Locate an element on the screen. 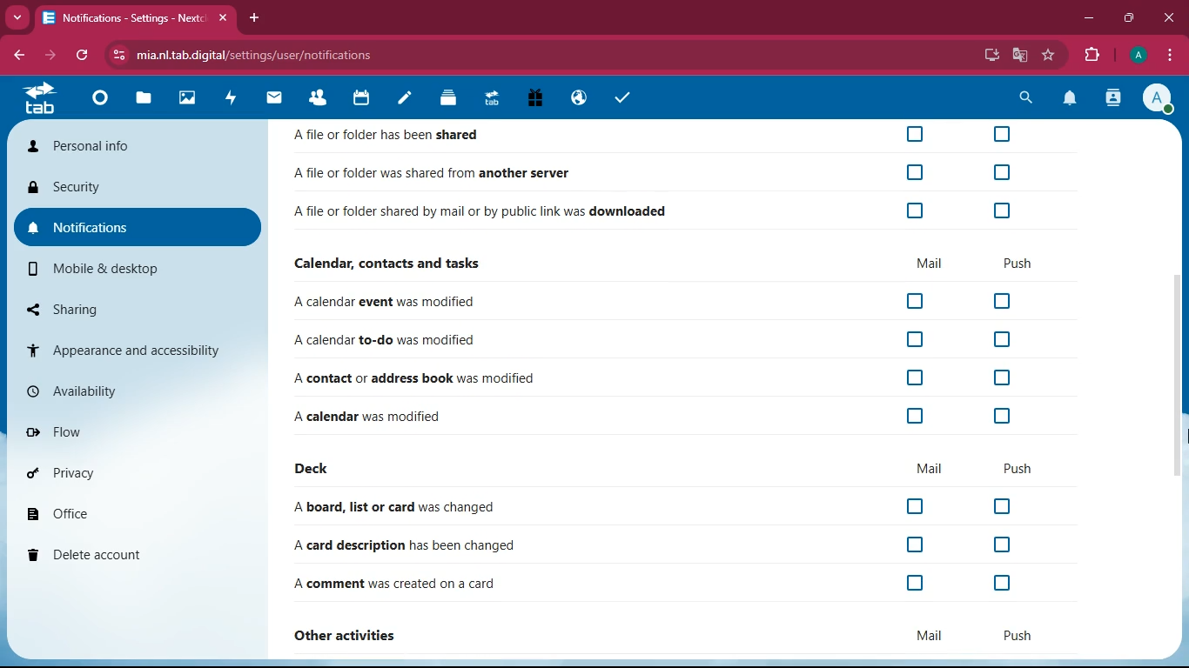 This screenshot has width=1189, height=668. mail is located at coordinates (275, 99).